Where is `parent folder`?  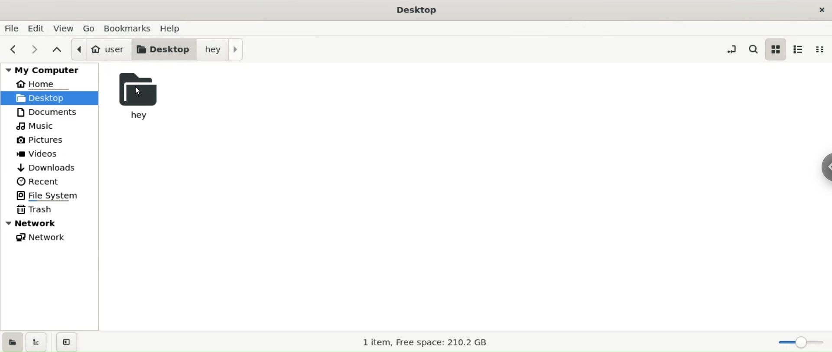
parent folder is located at coordinates (58, 50).